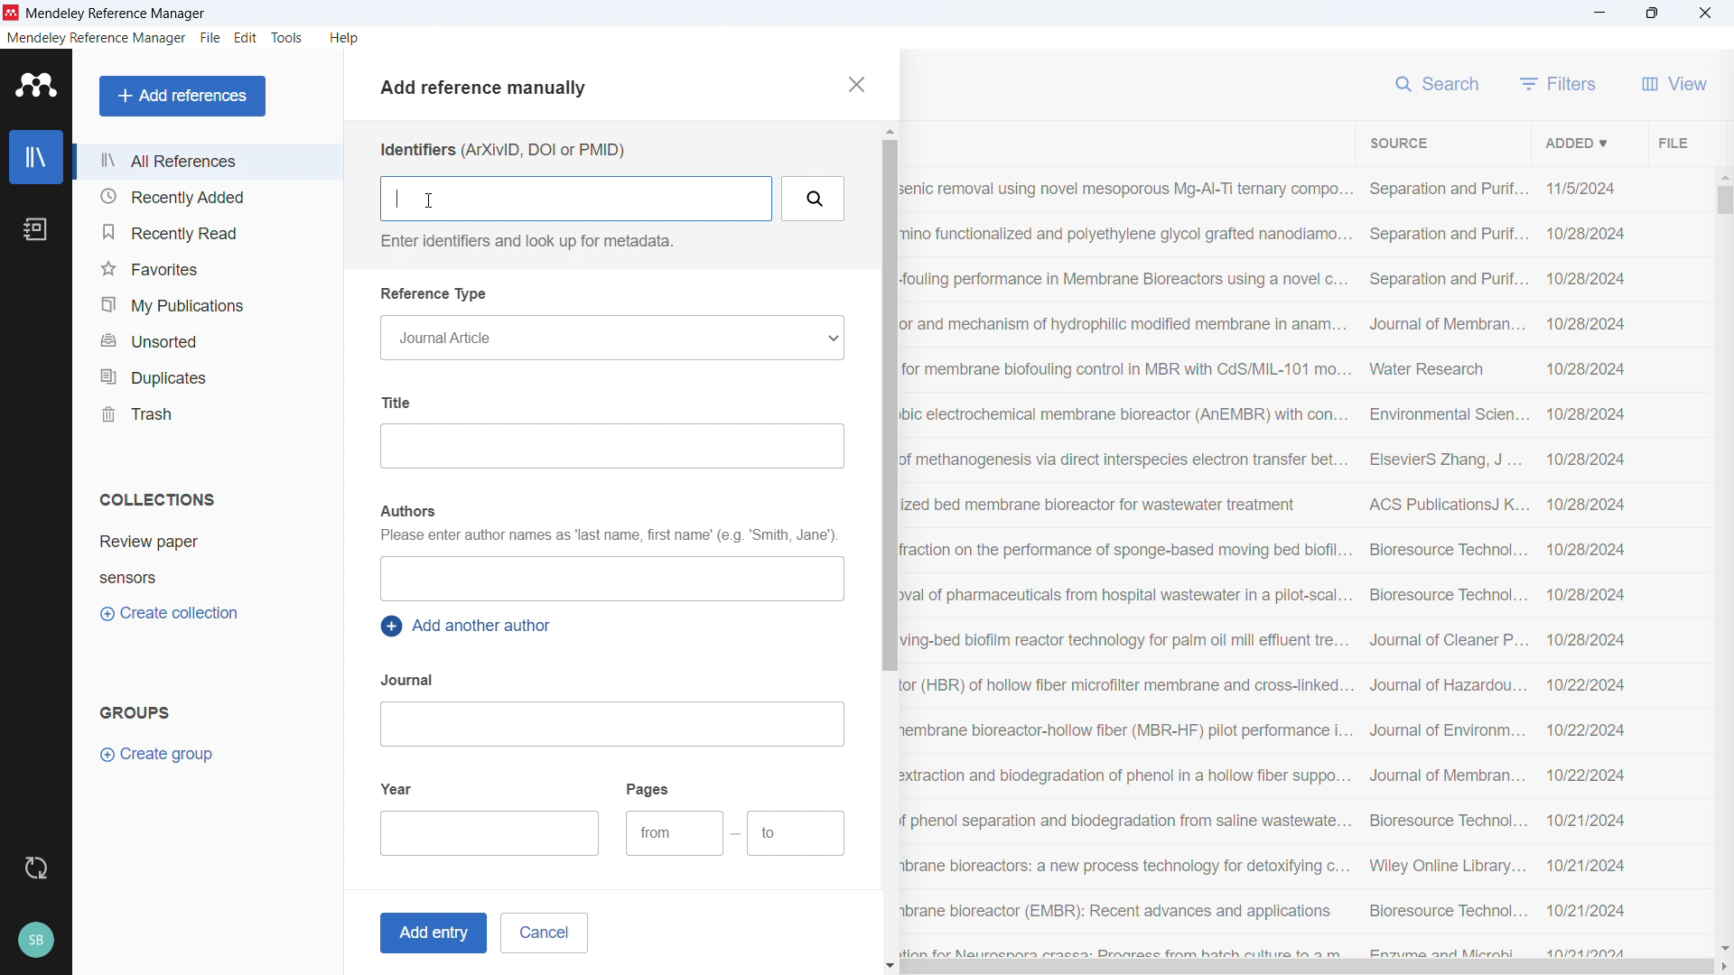 This screenshot has height=975, width=1734. What do you see at coordinates (204, 197) in the screenshot?
I see `Recently added ` at bounding box center [204, 197].